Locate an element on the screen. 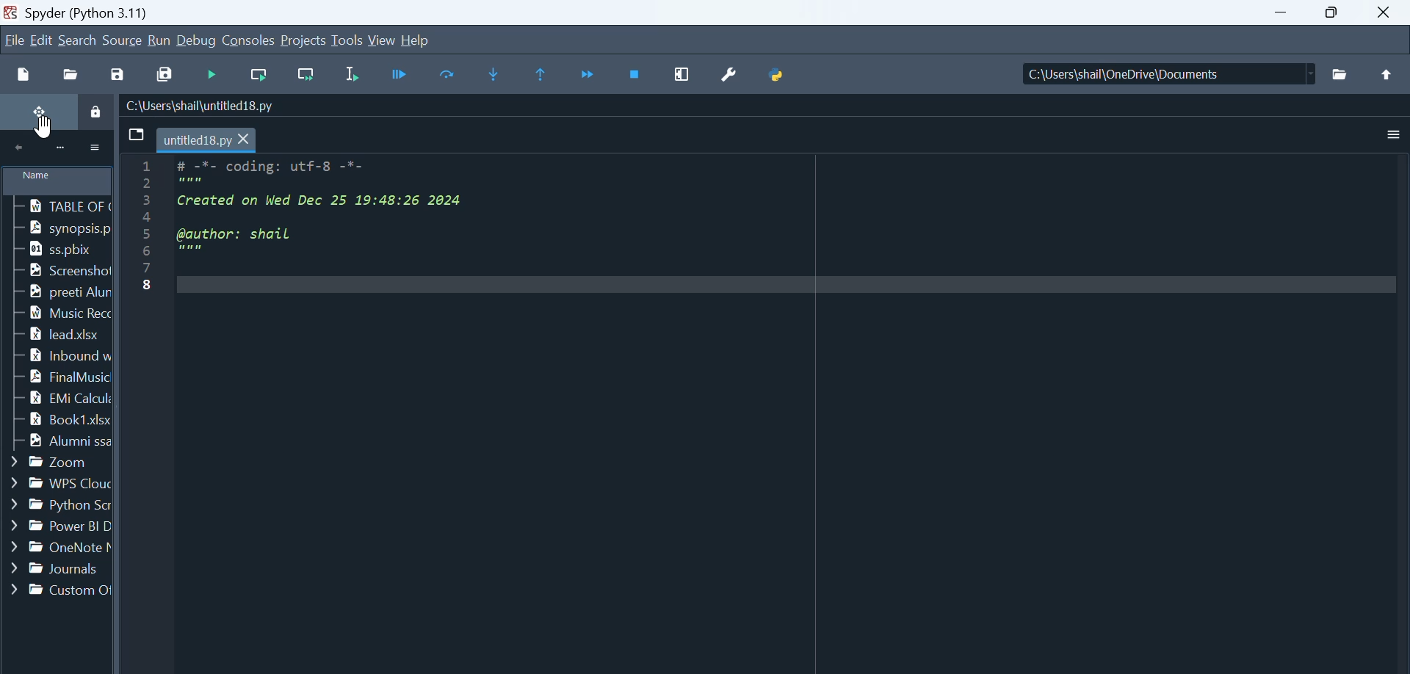  Spyder (Python 3.11) is located at coordinates (129, 12).